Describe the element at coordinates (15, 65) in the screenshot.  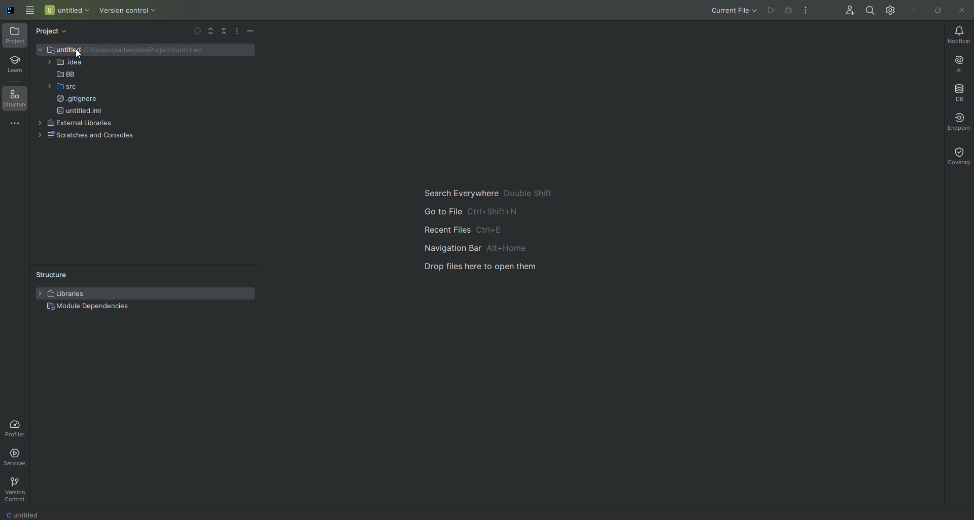
I see `Learn` at that location.